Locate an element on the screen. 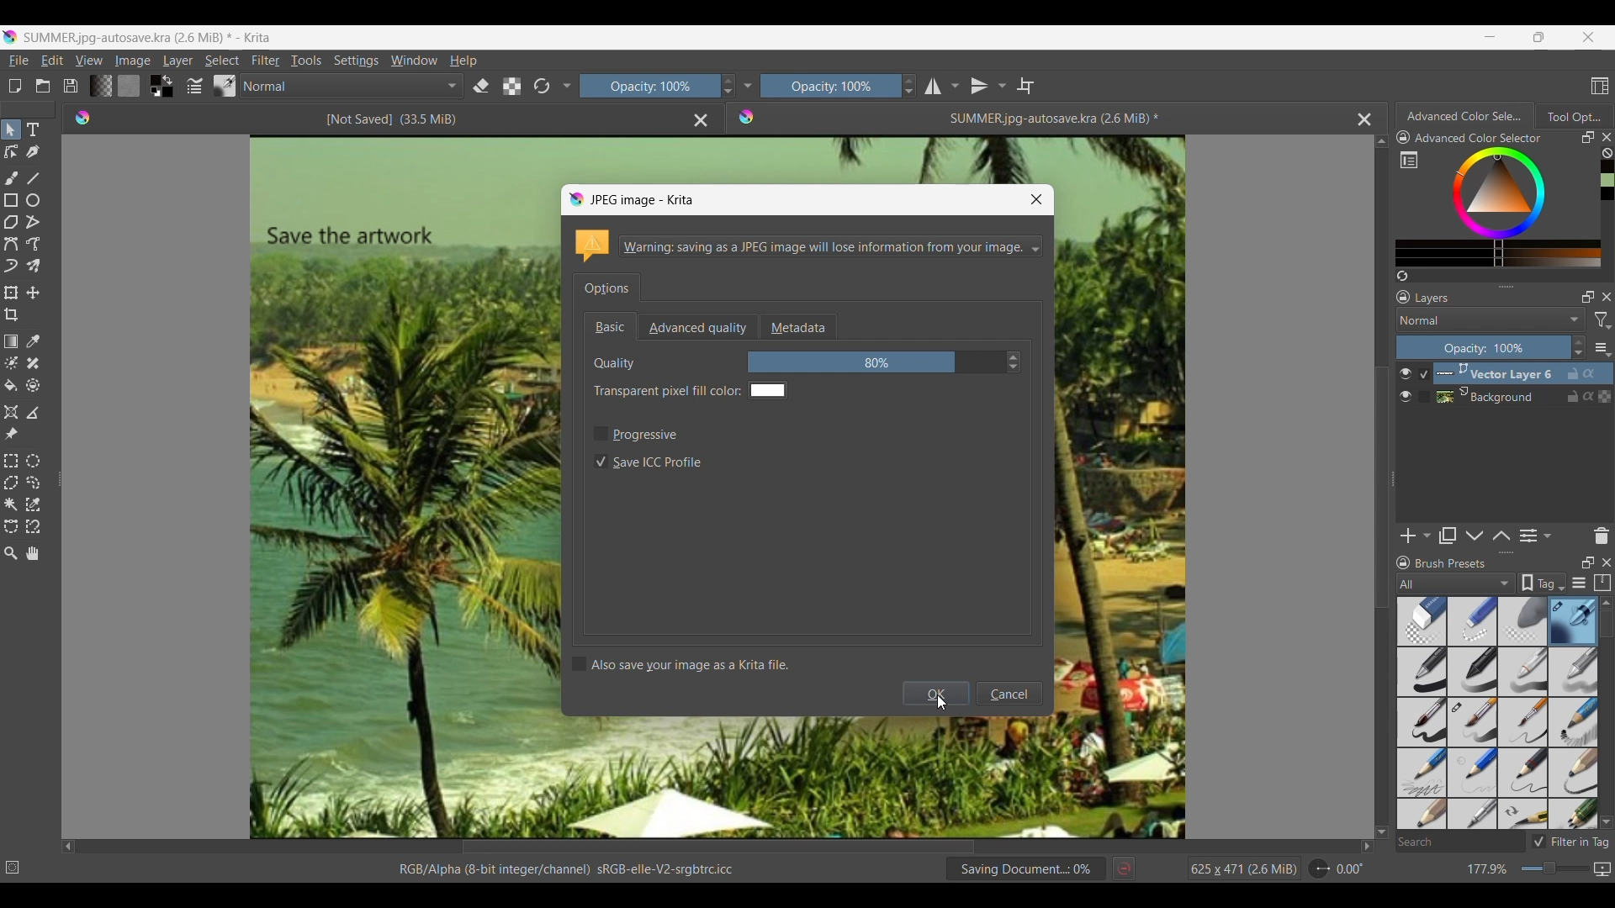 The image size is (1615, 908). Fill patterns is located at coordinates (129, 85).